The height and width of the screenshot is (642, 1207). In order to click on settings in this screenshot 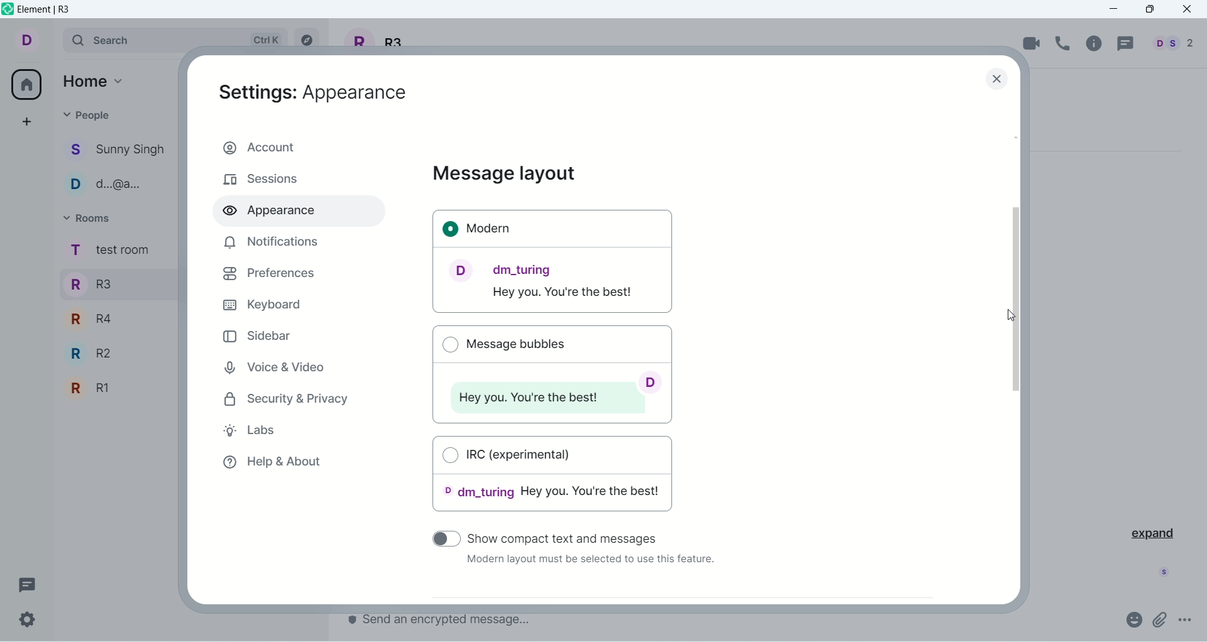, I will do `click(28, 620)`.